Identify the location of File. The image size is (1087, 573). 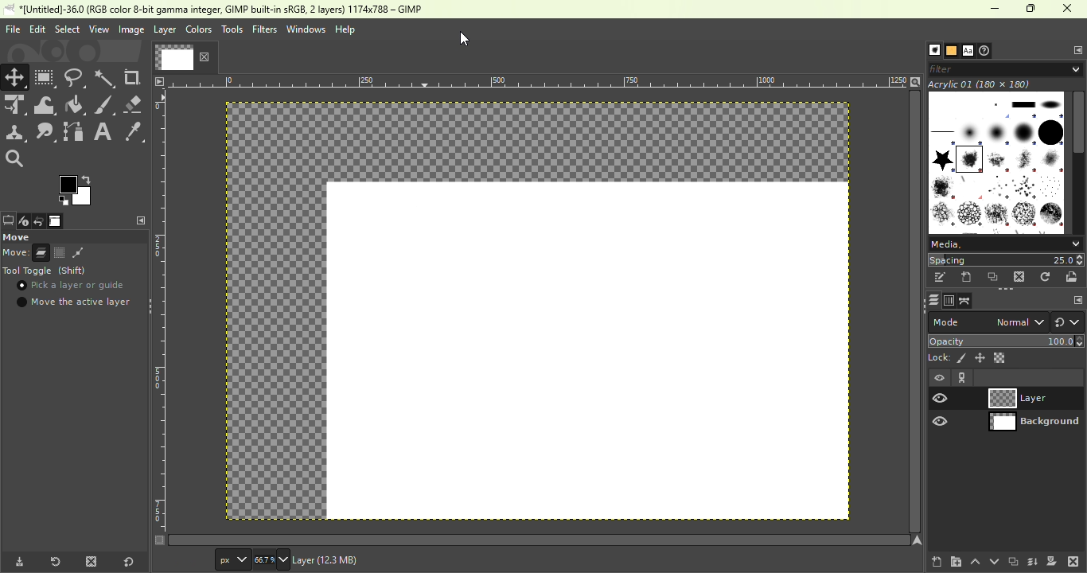
(11, 29).